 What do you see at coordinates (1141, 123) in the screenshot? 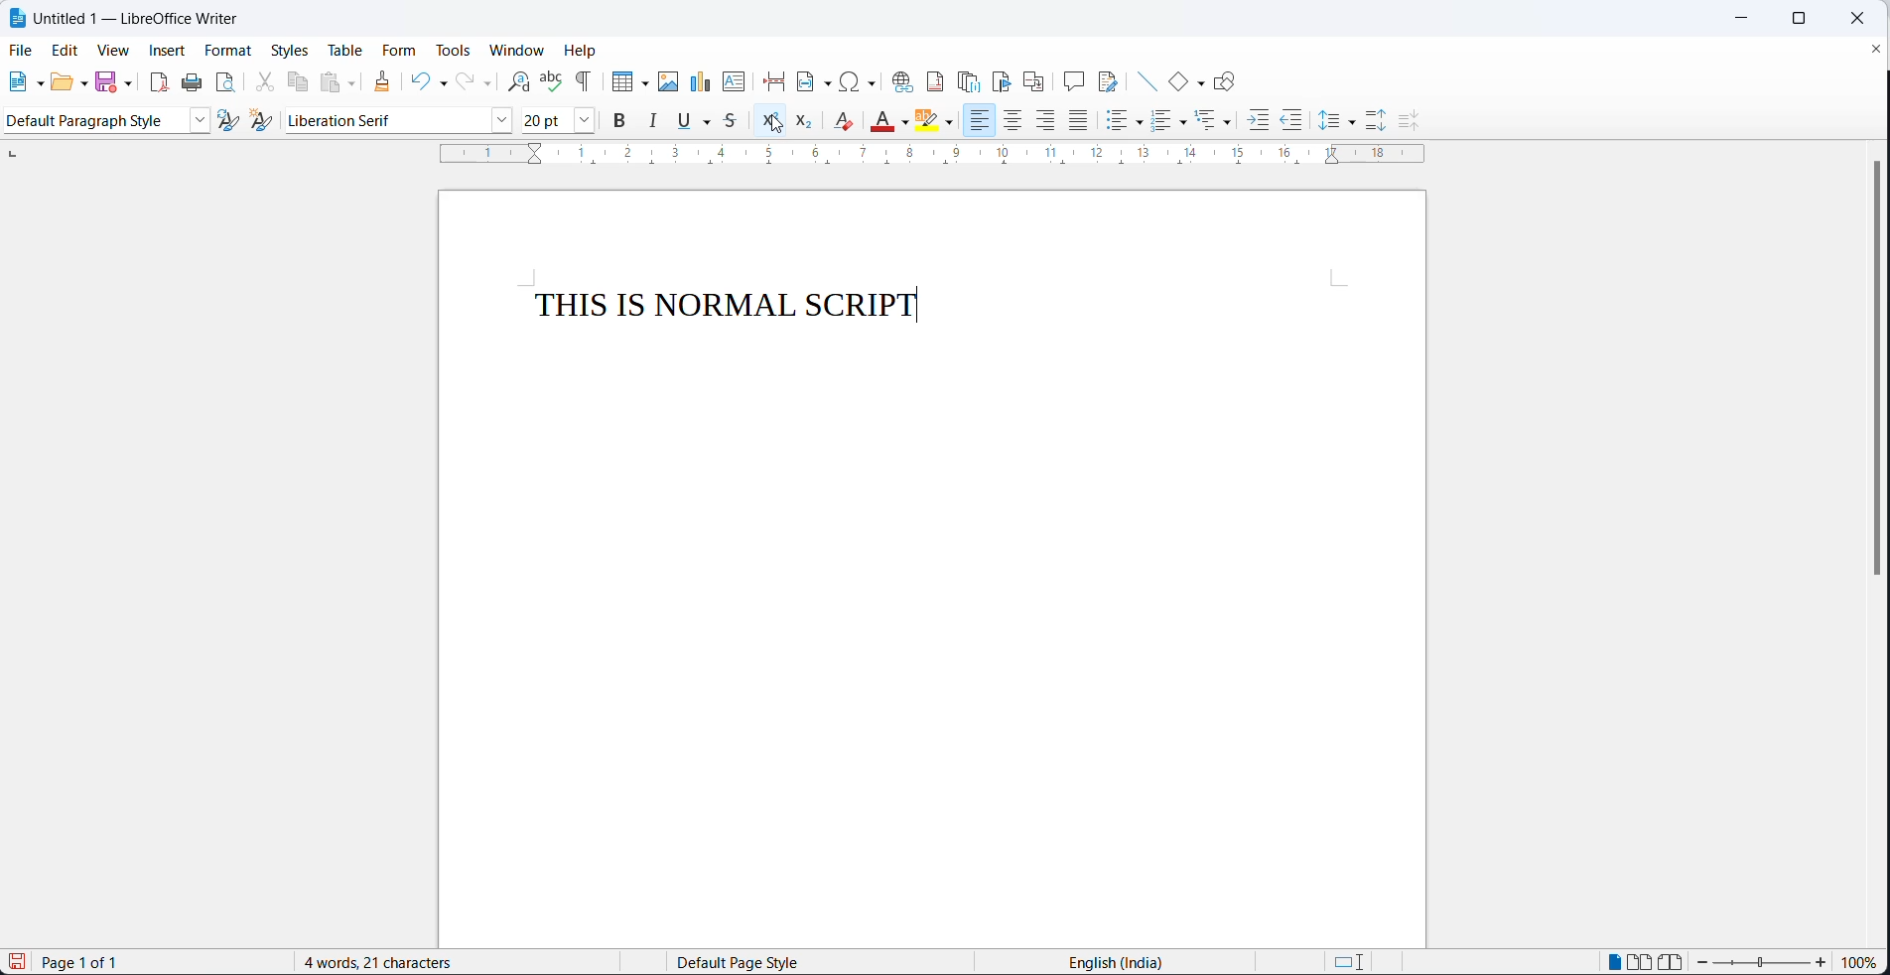
I see `toggle unordered list options` at bounding box center [1141, 123].